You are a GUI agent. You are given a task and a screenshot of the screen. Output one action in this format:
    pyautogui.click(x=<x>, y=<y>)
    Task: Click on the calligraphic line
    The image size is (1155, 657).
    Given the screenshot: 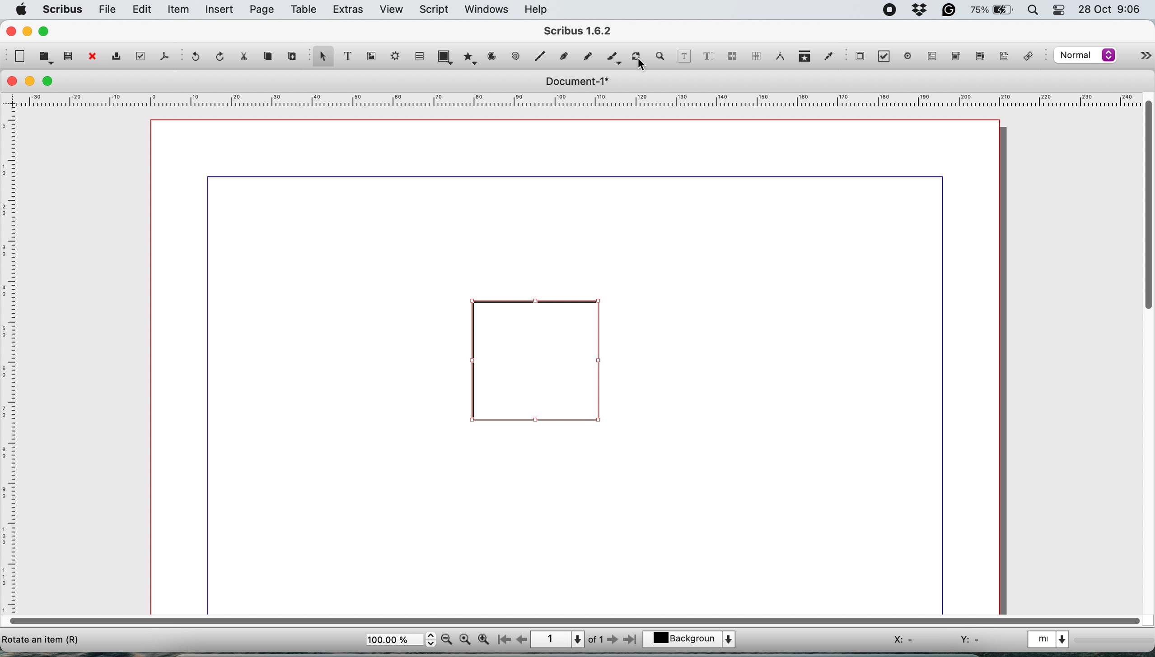 What is the action you would take?
    pyautogui.click(x=613, y=56)
    